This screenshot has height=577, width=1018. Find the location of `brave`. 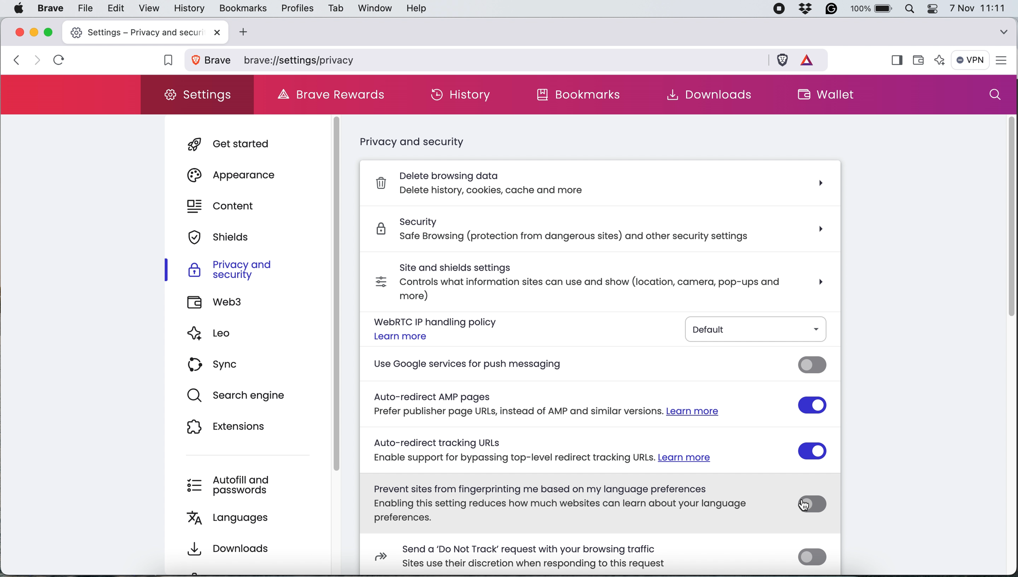

brave is located at coordinates (51, 9).